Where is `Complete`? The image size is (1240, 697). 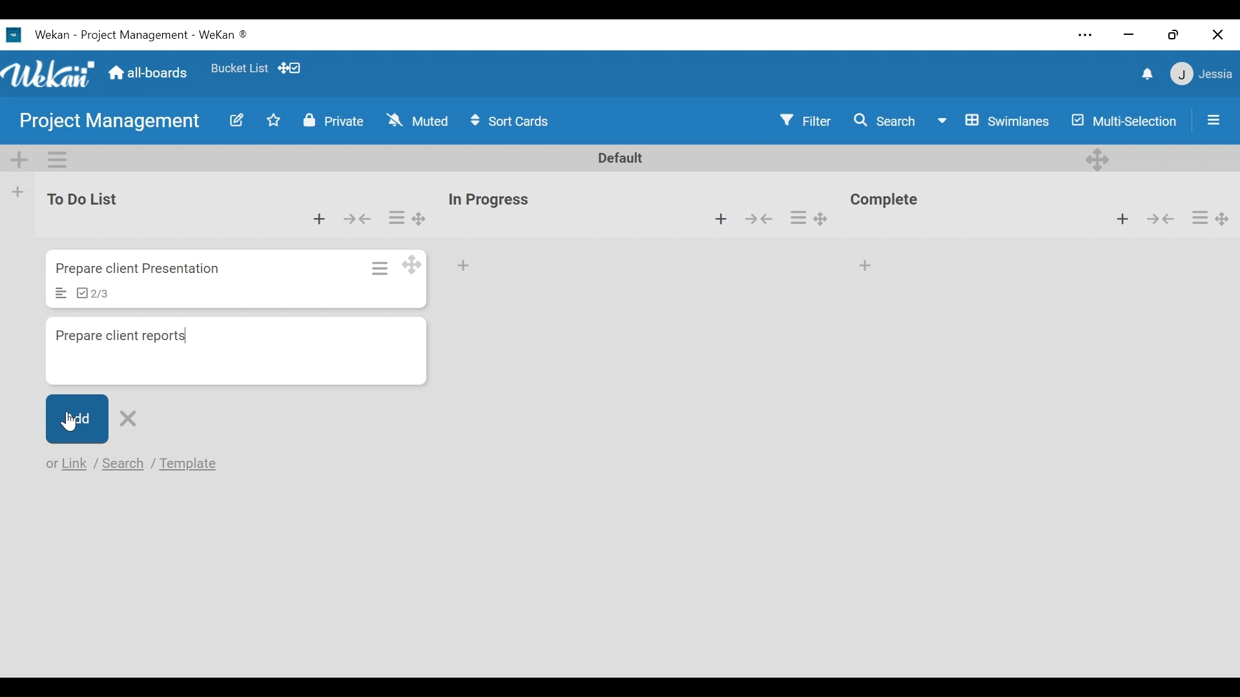
Complete is located at coordinates (889, 201).